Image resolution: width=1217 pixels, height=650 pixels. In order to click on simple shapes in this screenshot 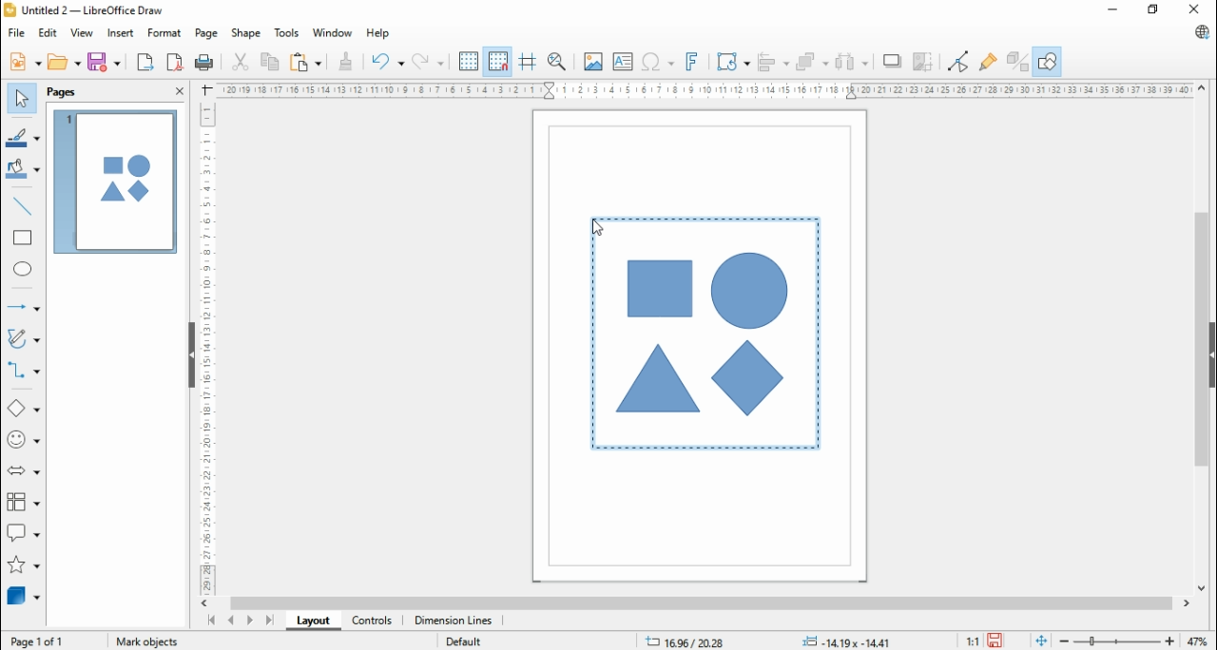, I will do `click(25, 407)`.